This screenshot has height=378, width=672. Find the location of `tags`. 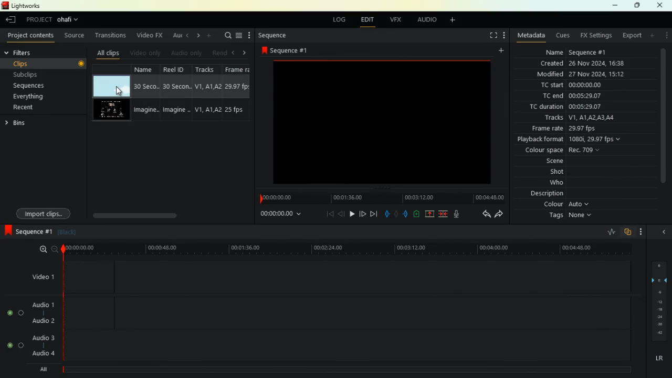

tags is located at coordinates (568, 216).